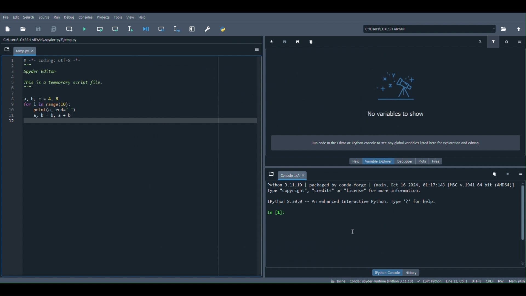 This screenshot has height=296, width=526. I want to click on Search, so click(28, 16).